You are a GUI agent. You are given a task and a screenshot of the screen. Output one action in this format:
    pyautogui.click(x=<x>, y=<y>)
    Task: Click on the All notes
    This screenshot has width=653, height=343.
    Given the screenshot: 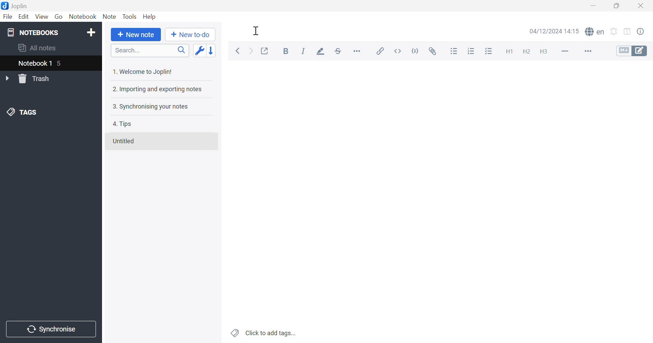 What is the action you would take?
    pyautogui.click(x=38, y=47)
    